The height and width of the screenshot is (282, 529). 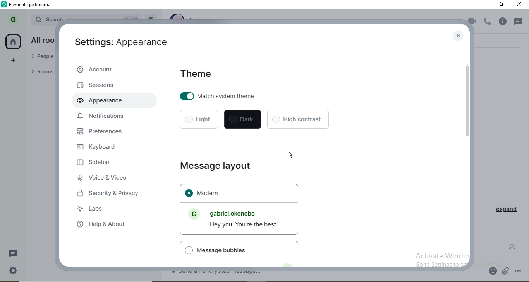 What do you see at coordinates (92, 208) in the screenshot?
I see `labs` at bounding box center [92, 208].